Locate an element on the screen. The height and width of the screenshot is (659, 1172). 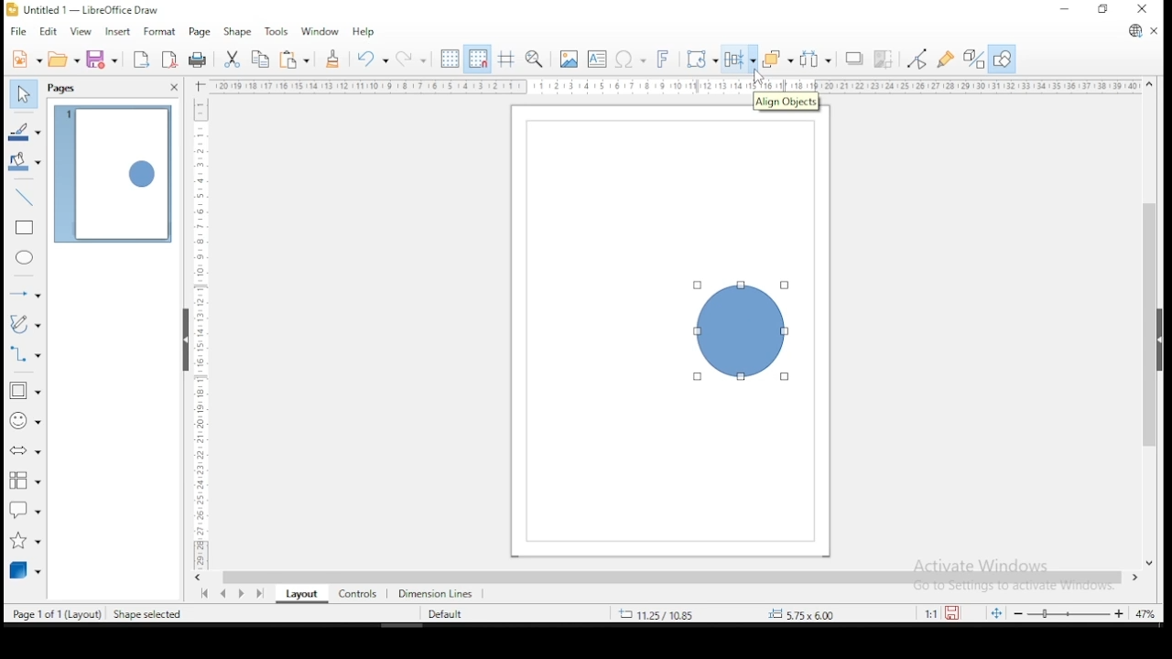
3D objects is located at coordinates (25, 569).